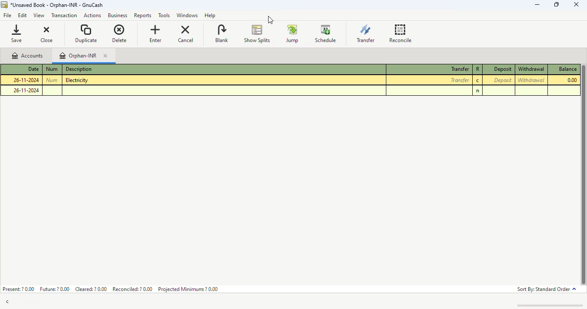  Describe the element at coordinates (188, 289) in the screenshot. I see `projected minimum: ? 0.00` at that location.